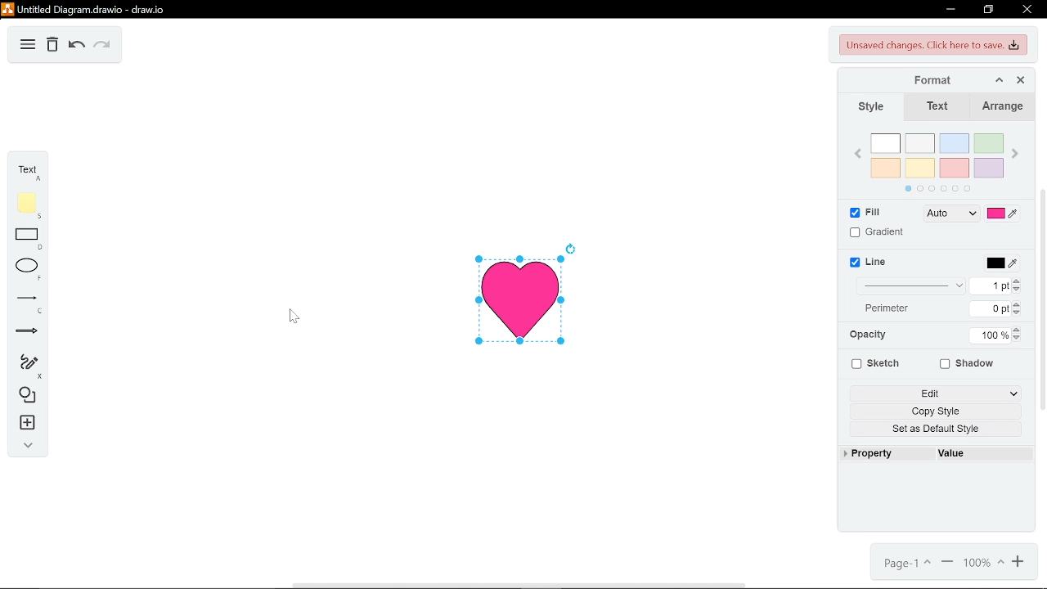 The image size is (1047, 589). Describe the element at coordinates (86, 9) in the screenshot. I see `Untitled Diagram.drawio - draw.io` at that location.